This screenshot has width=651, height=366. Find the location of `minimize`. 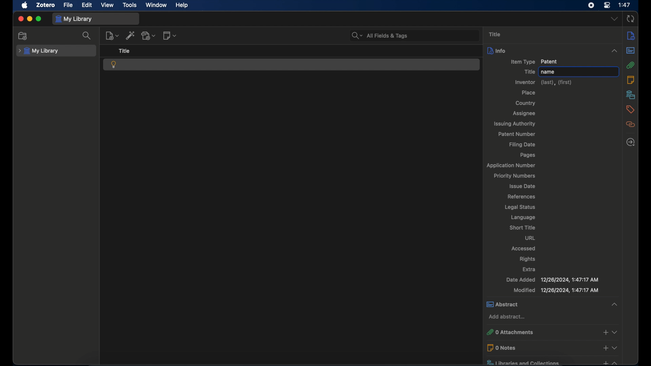

minimize is located at coordinates (30, 19).